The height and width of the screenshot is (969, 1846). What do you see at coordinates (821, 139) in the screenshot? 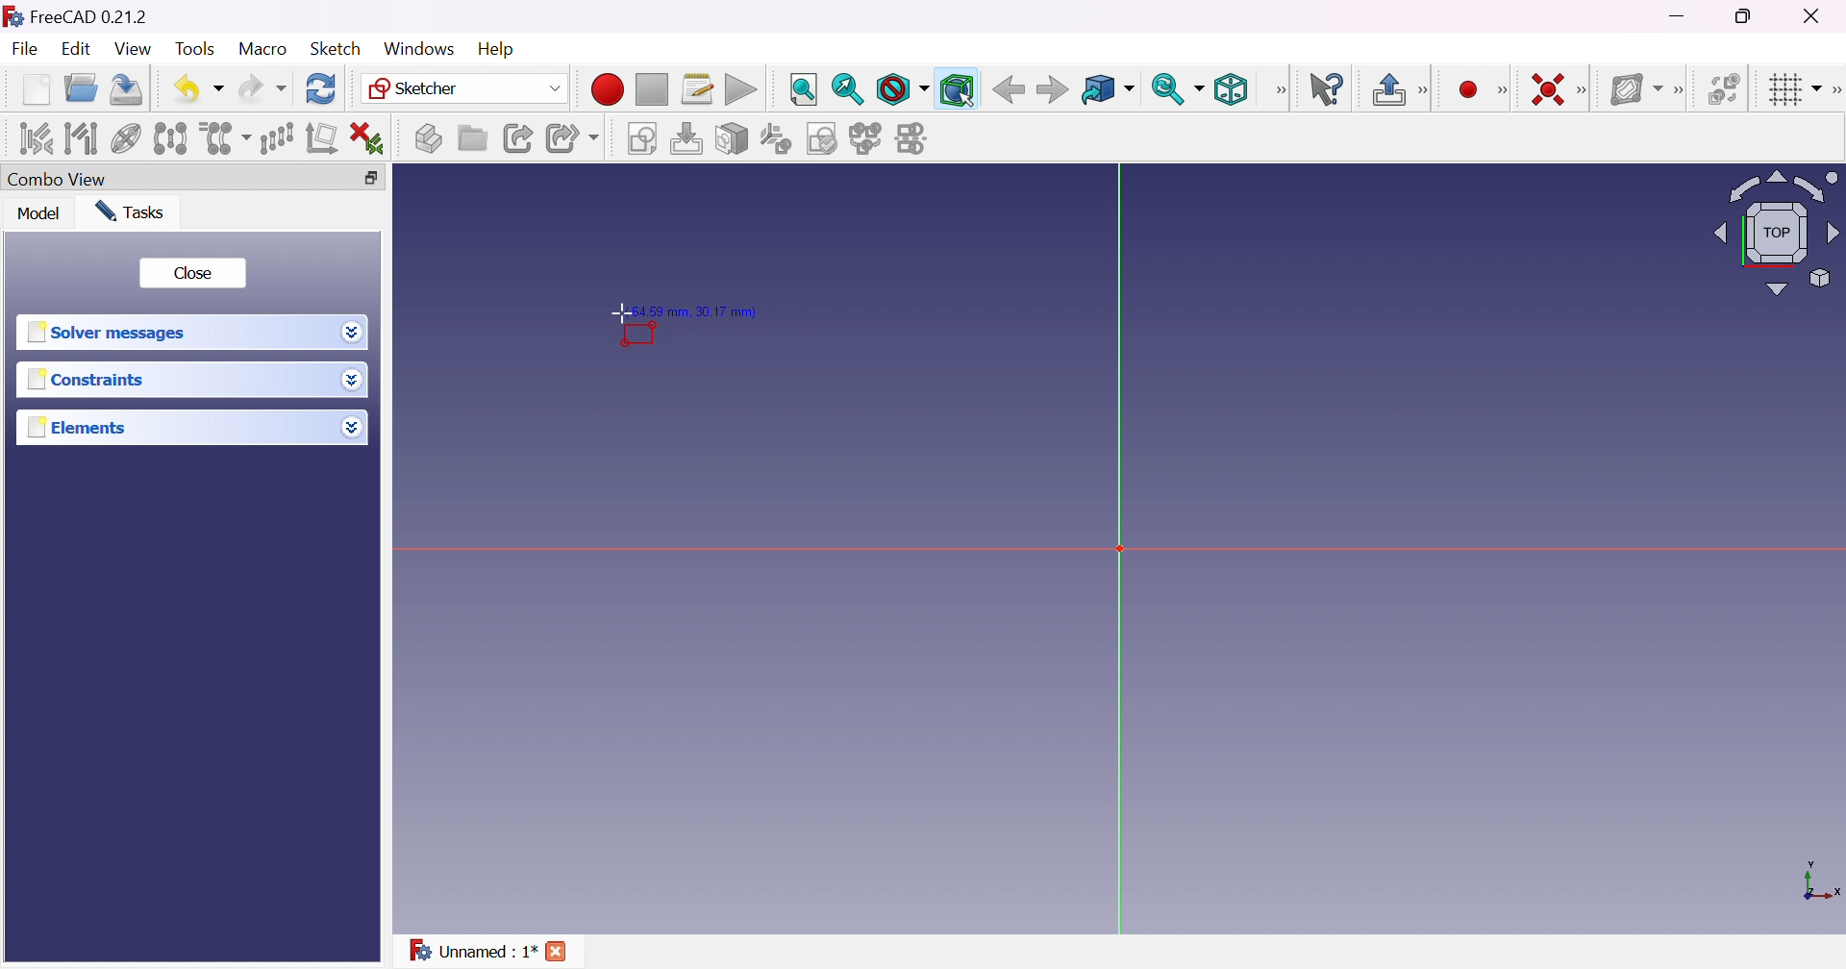
I see `Validate sketch...` at bounding box center [821, 139].